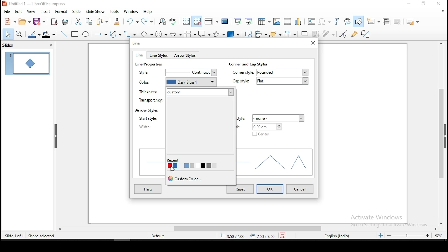 This screenshot has height=252, width=448. Describe the element at coordinates (175, 166) in the screenshot. I see `color option` at that location.